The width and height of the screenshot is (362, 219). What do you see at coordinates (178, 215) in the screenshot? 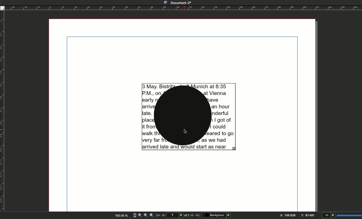
I see `Page count` at bounding box center [178, 215].